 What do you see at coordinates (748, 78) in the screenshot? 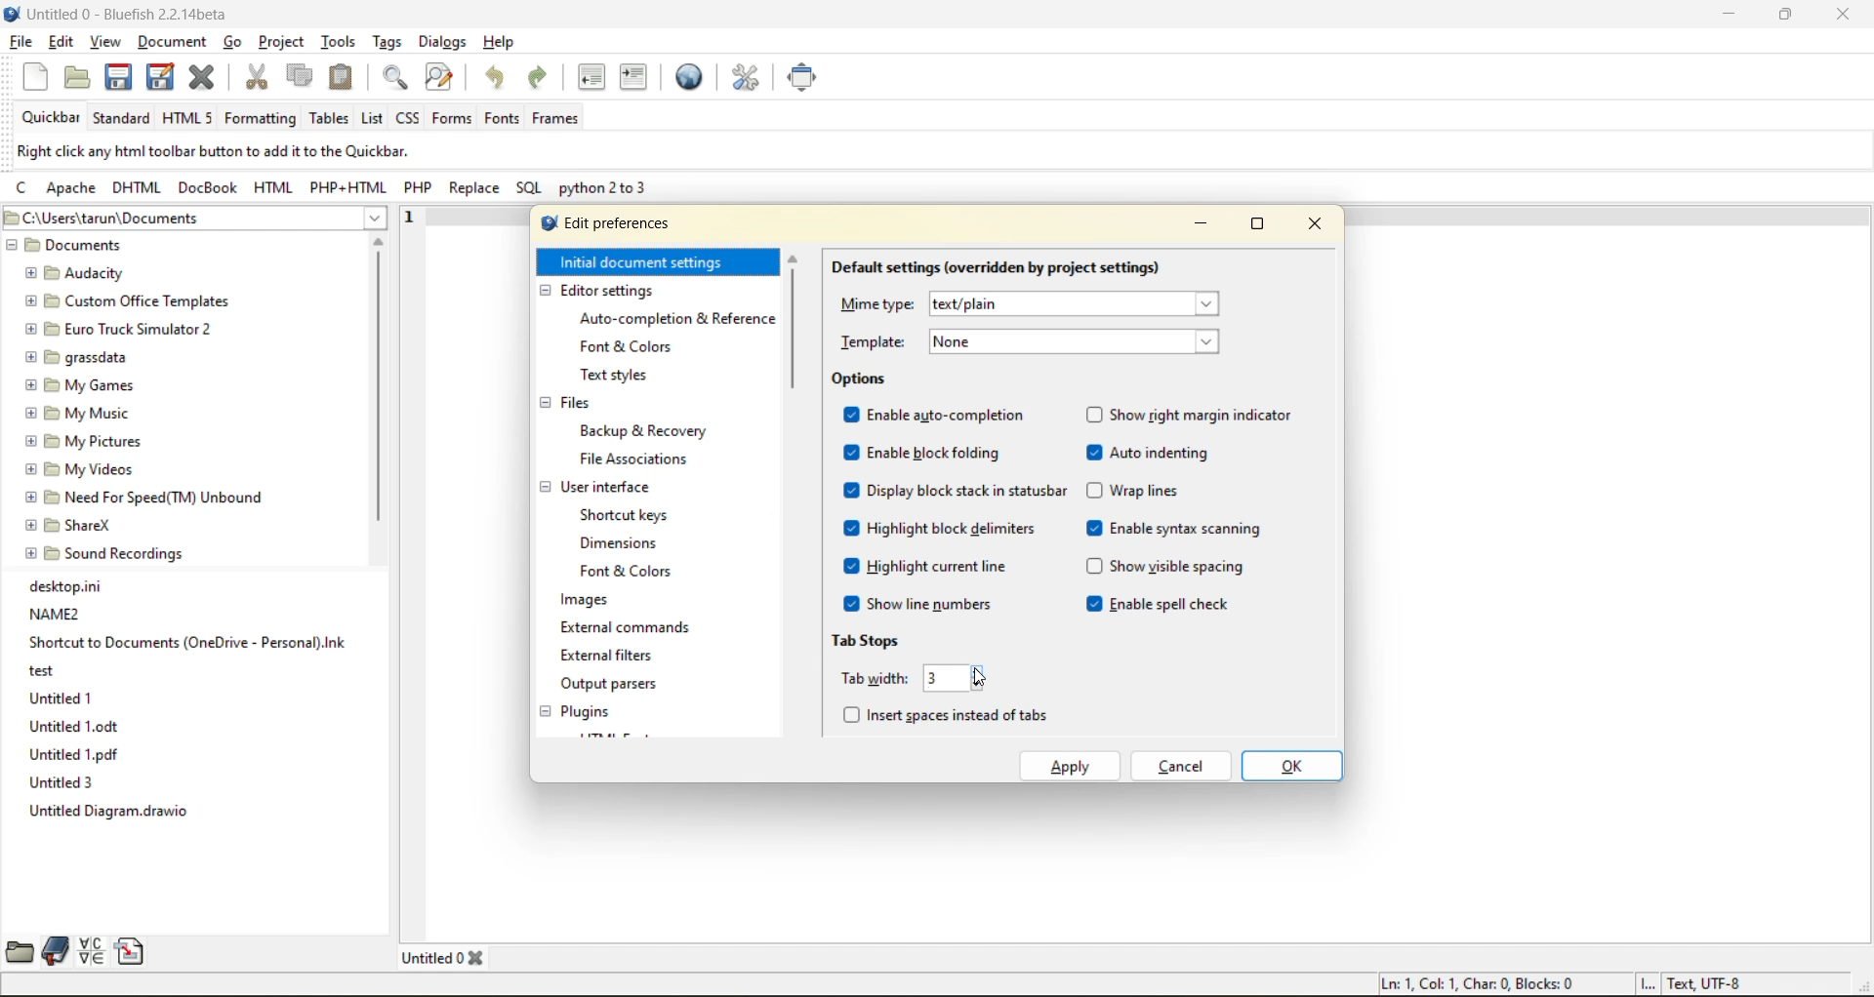
I see `edit preferences` at bounding box center [748, 78].